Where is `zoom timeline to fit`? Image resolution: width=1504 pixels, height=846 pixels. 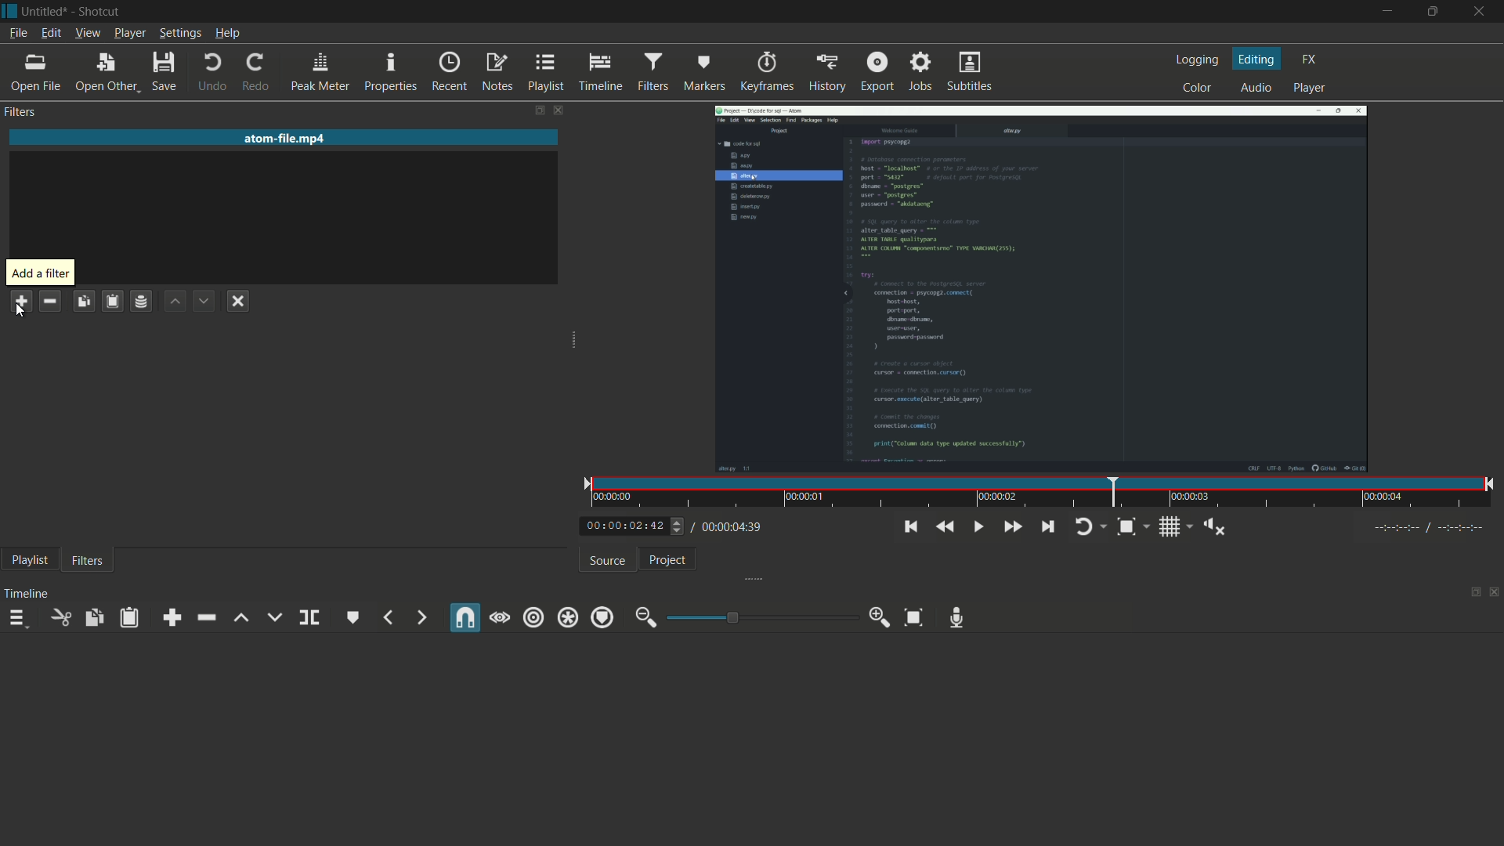
zoom timeline to fit is located at coordinates (1132, 526).